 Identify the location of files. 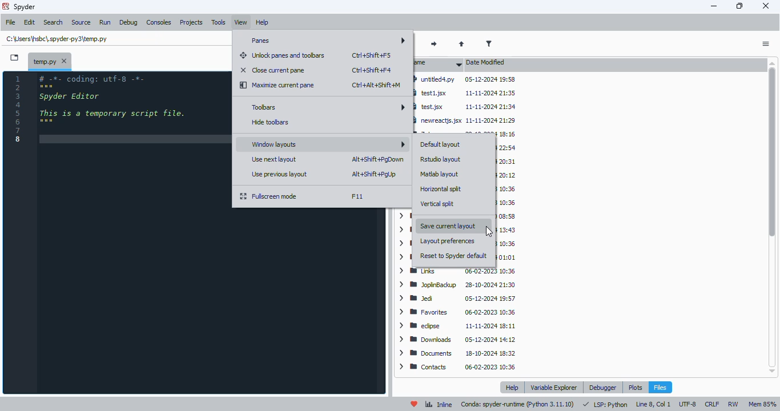
(660, 387).